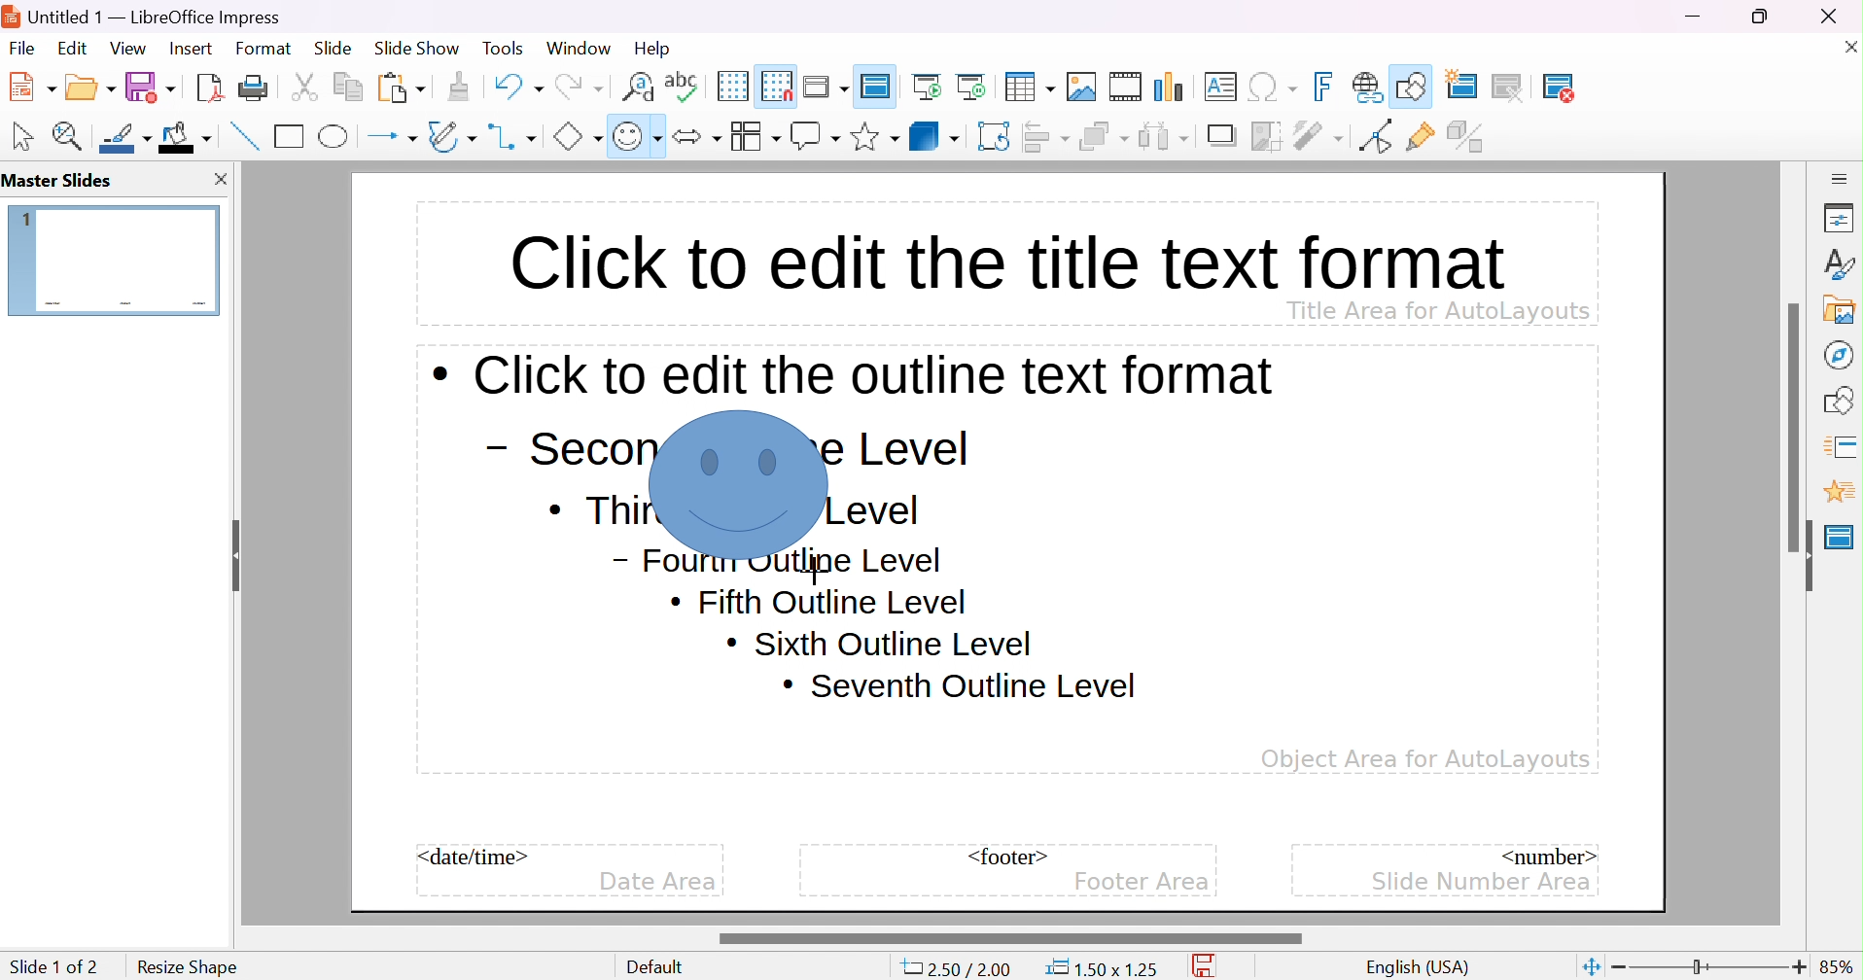 This screenshot has width=1863, height=980. Describe the element at coordinates (1172, 87) in the screenshot. I see `insert chart` at that location.